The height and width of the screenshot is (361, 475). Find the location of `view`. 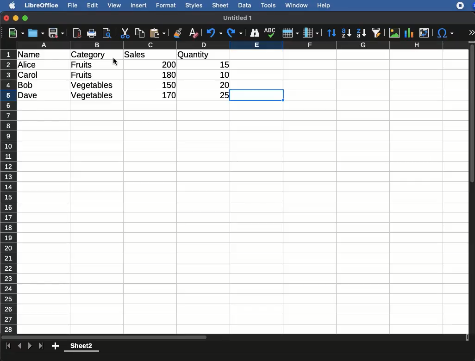

view is located at coordinates (114, 5).